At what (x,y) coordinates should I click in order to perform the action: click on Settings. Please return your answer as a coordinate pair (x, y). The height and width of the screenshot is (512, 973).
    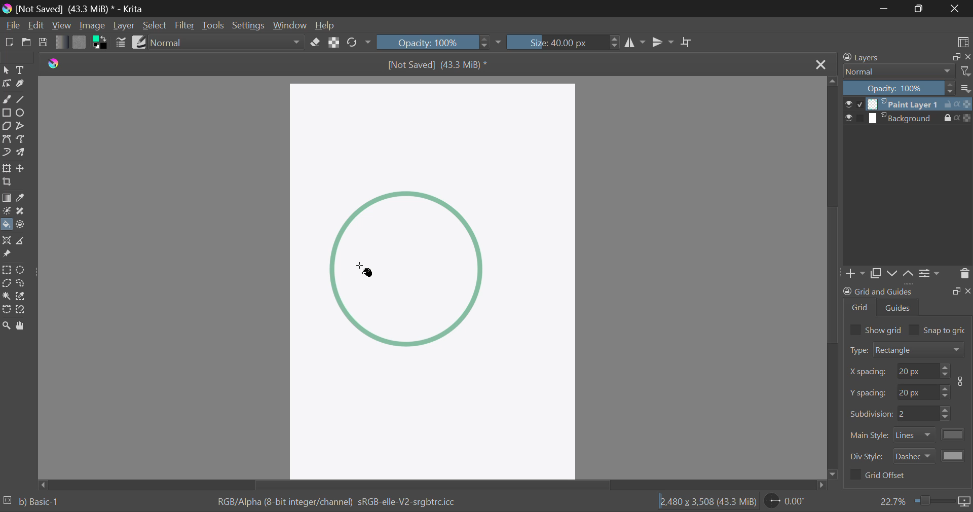
    Looking at the image, I should click on (931, 276).